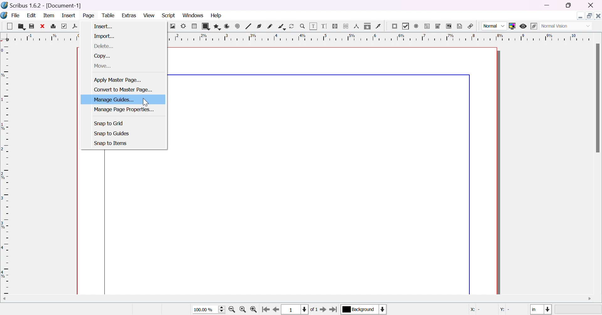 This screenshot has height=315, width=602. Describe the element at coordinates (110, 144) in the screenshot. I see `snap to items` at that location.